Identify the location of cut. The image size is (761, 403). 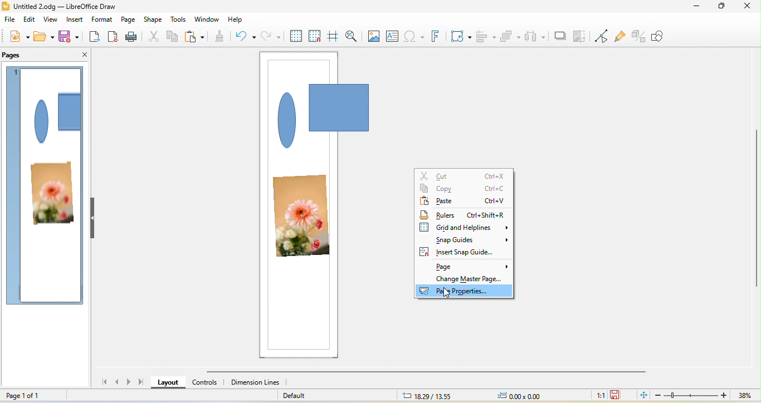
(155, 38).